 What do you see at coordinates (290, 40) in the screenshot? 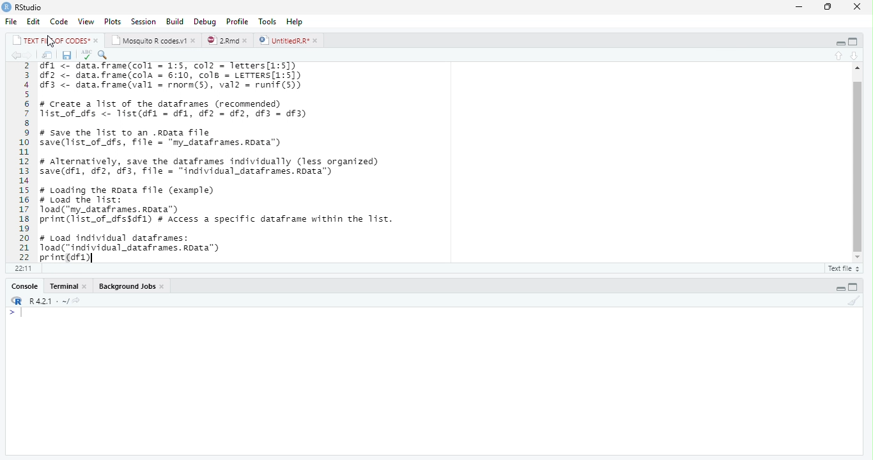
I see `UntitiedR.R` at bounding box center [290, 40].